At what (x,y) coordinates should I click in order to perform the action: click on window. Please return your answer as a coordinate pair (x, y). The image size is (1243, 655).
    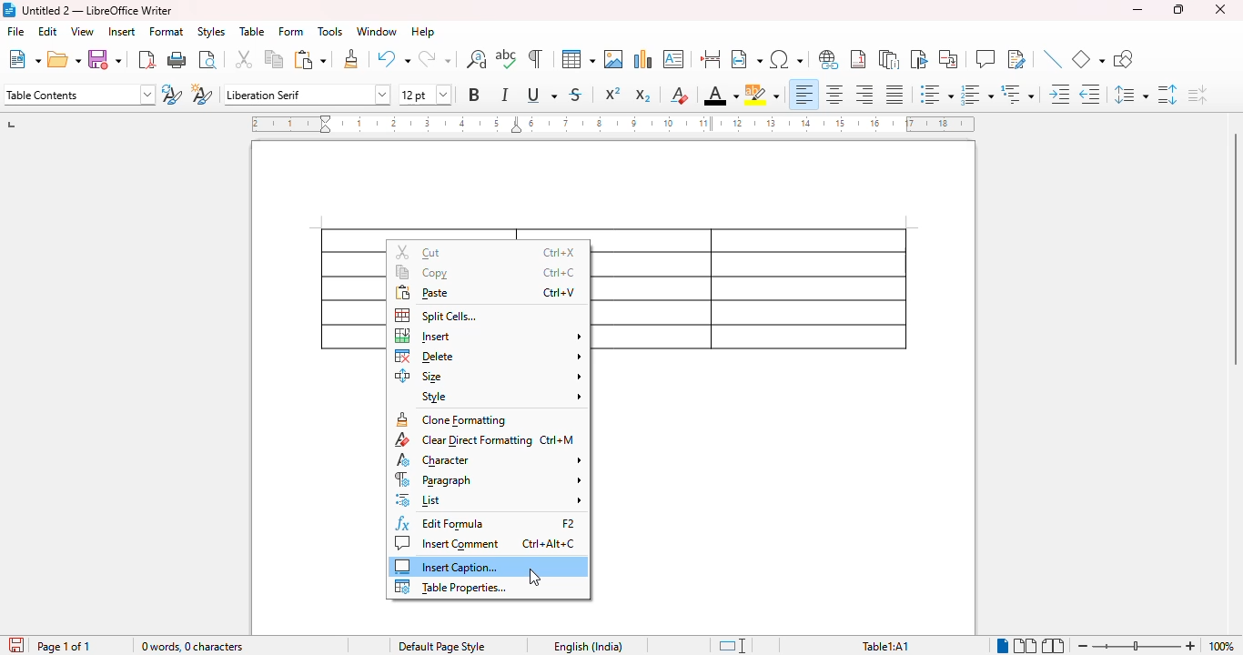
    Looking at the image, I should click on (377, 31).